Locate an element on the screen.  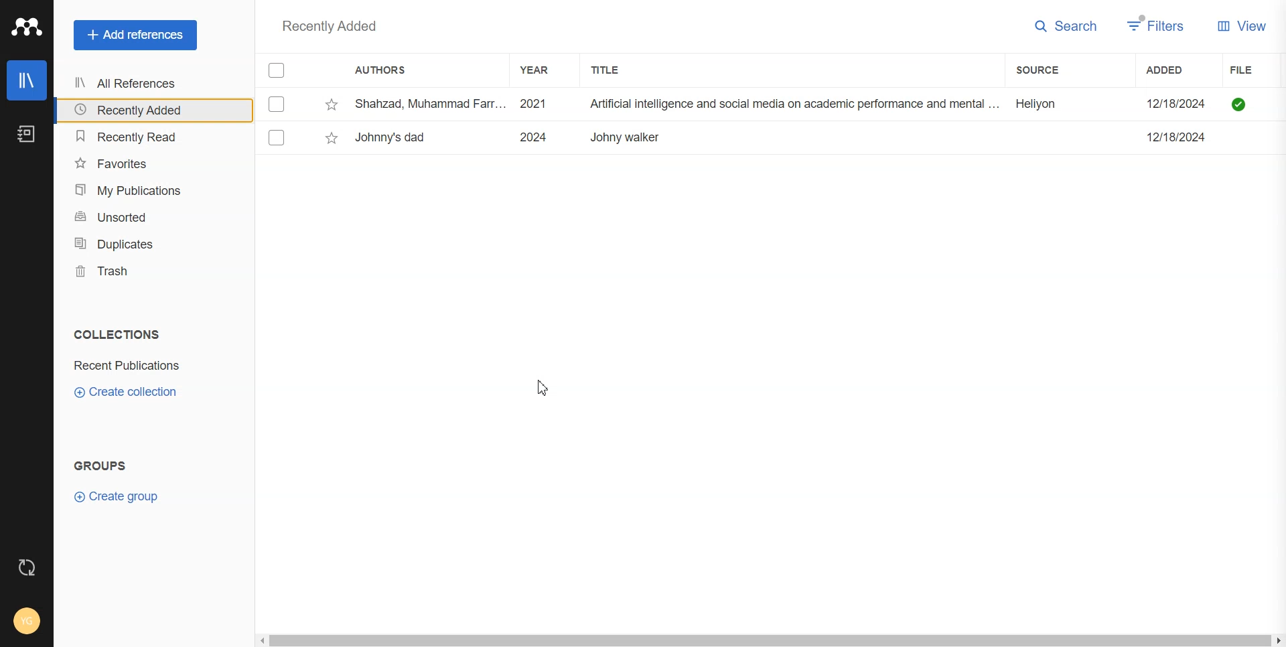
Year is located at coordinates (541, 70).